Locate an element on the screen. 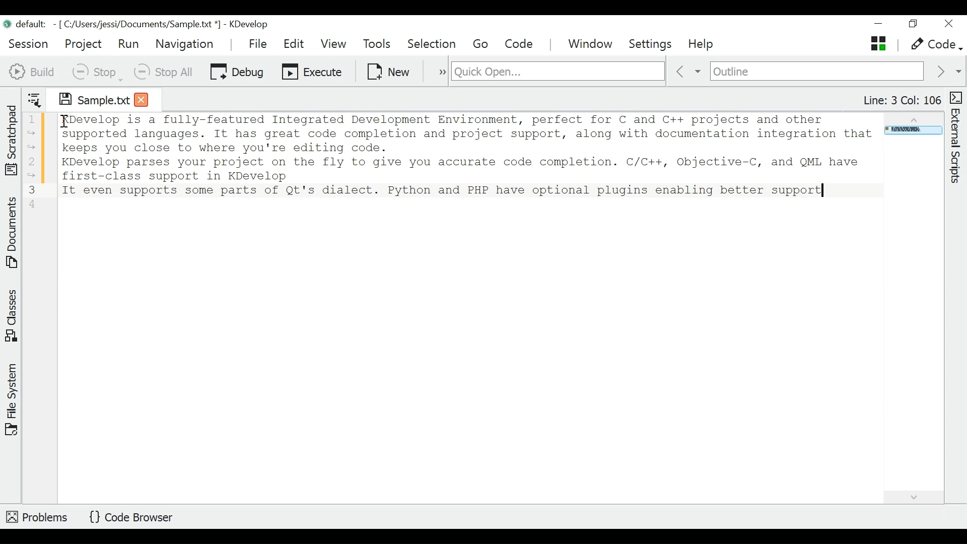 This screenshot has height=544, width=967. External Scripts is located at coordinates (957, 138).